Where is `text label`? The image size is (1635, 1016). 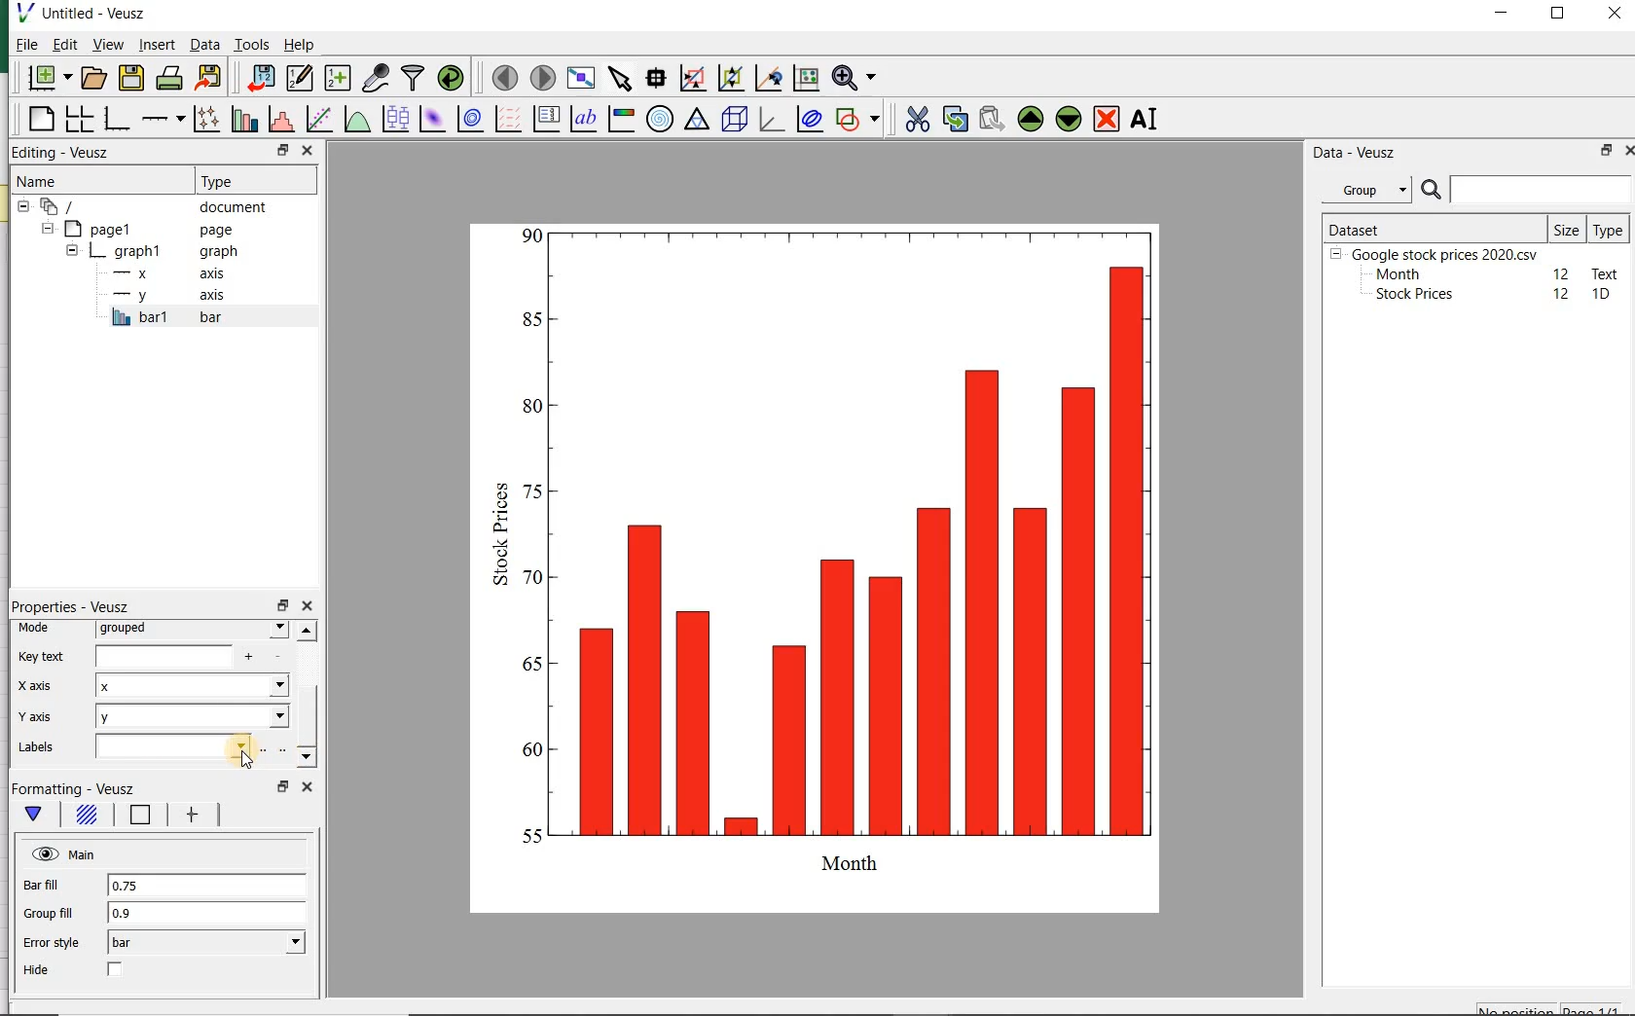 text label is located at coordinates (583, 121).